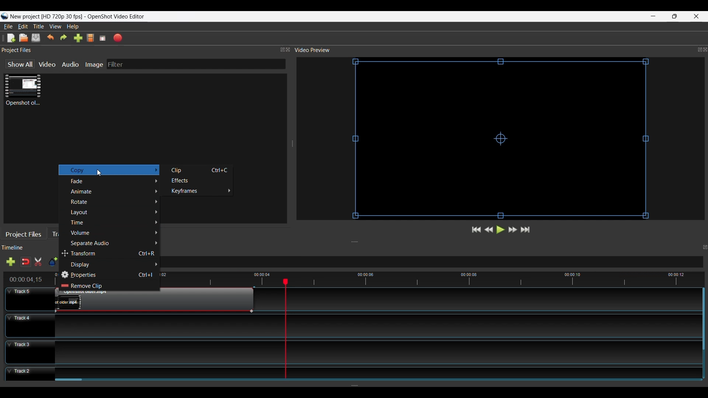 The width and height of the screenshot is (708, 398). Describe the element at coordinates (153, 302) in the screenshot. I see `Clip at track Panel` at that location.